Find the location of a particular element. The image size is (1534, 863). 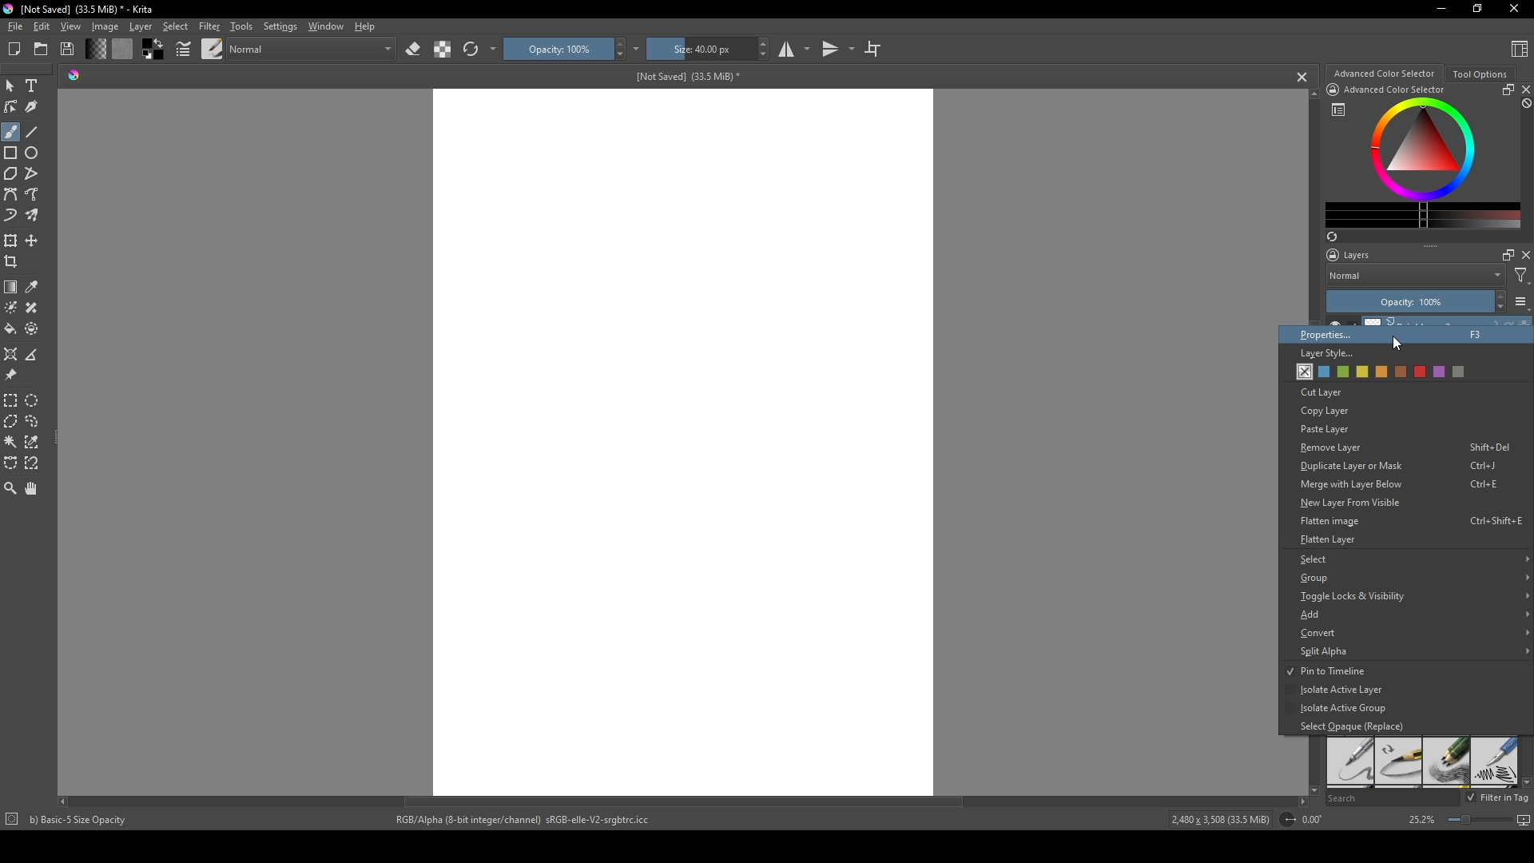

green is located at coordinates (1340, 372).